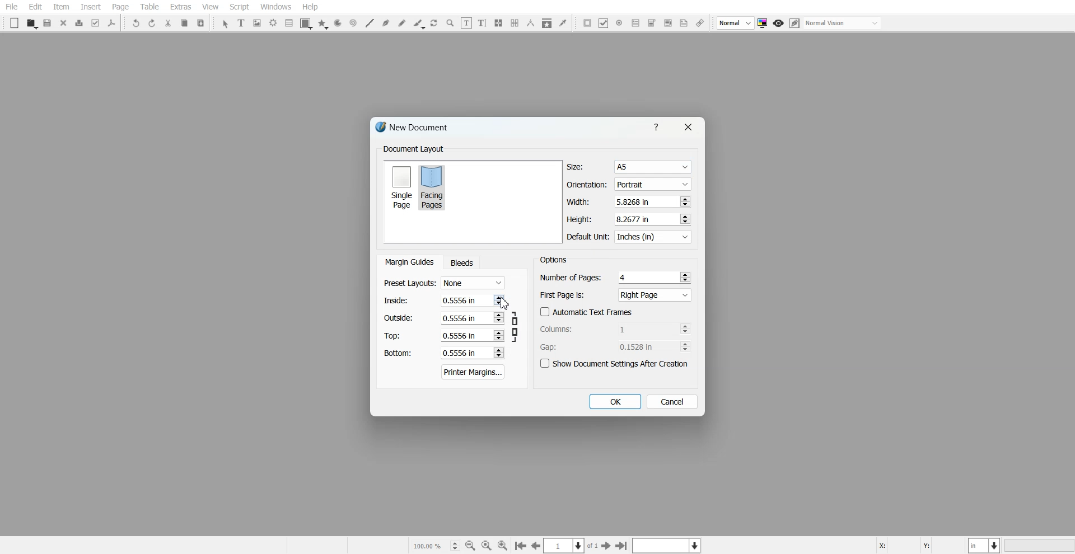 This screenshot has height=554, width=1075. I want to click on Bleeds, so click(461, 262).